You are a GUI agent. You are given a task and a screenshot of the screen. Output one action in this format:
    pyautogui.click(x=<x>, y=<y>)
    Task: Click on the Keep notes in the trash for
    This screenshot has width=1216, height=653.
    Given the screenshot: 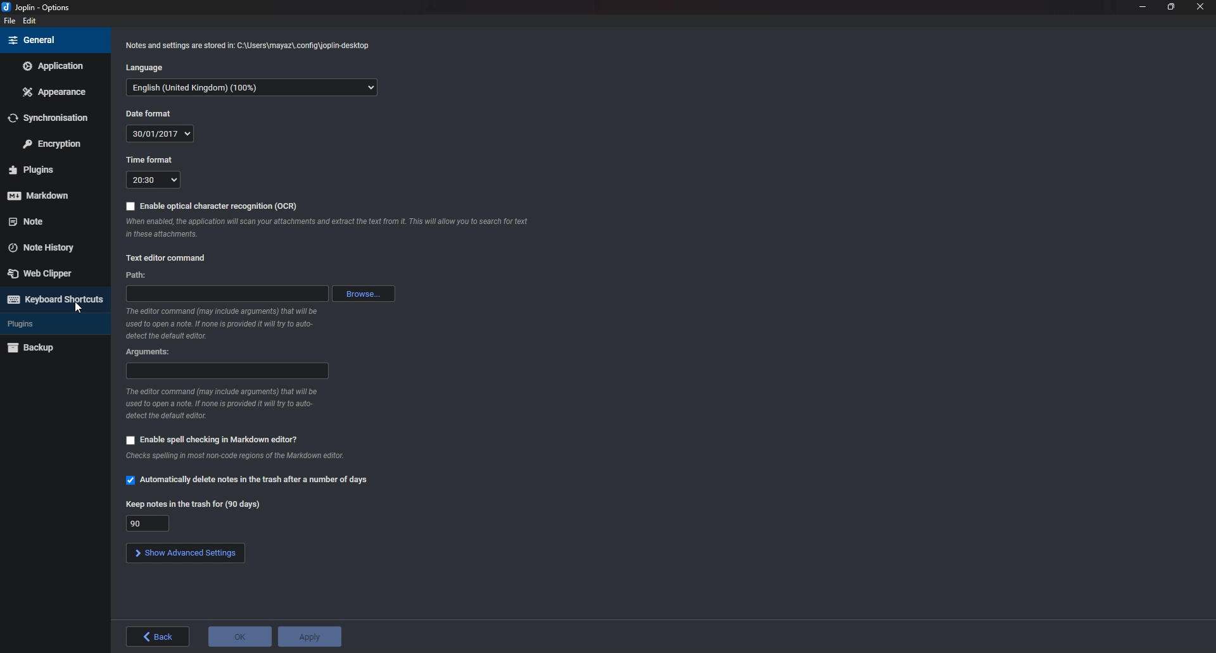 What is the action you would take?
    pyautogui.click(x=148, y=523)
    